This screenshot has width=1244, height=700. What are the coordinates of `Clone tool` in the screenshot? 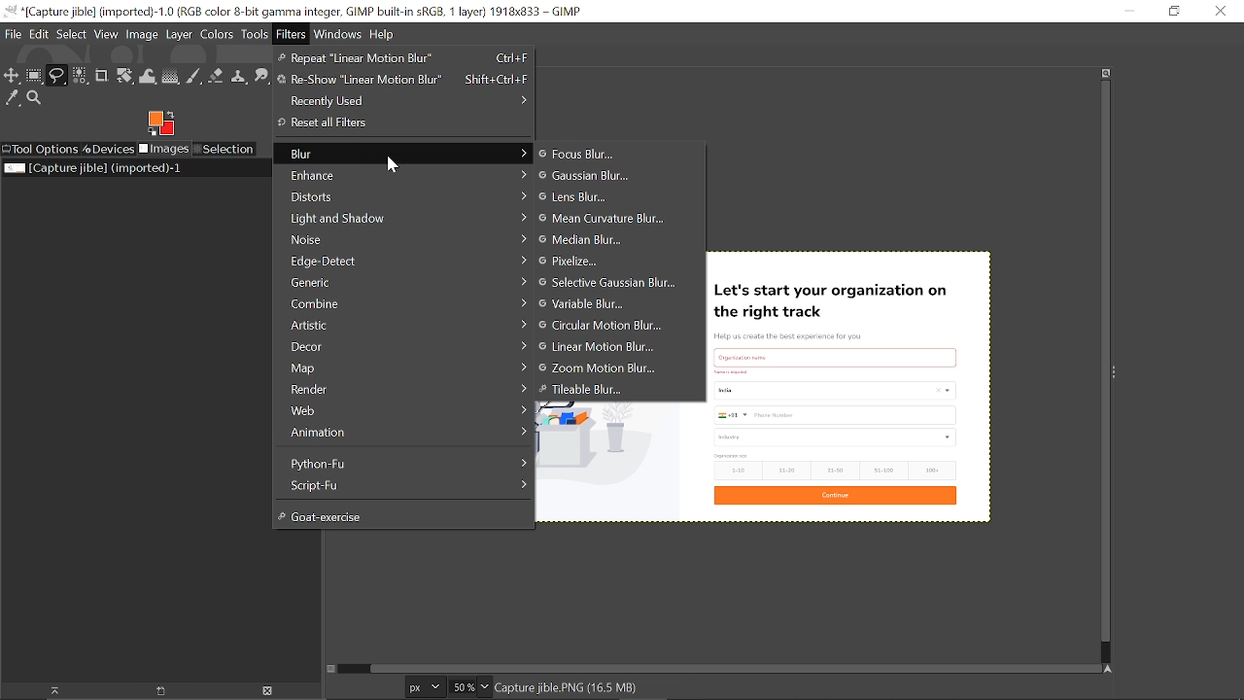 It's located at (238, 78).